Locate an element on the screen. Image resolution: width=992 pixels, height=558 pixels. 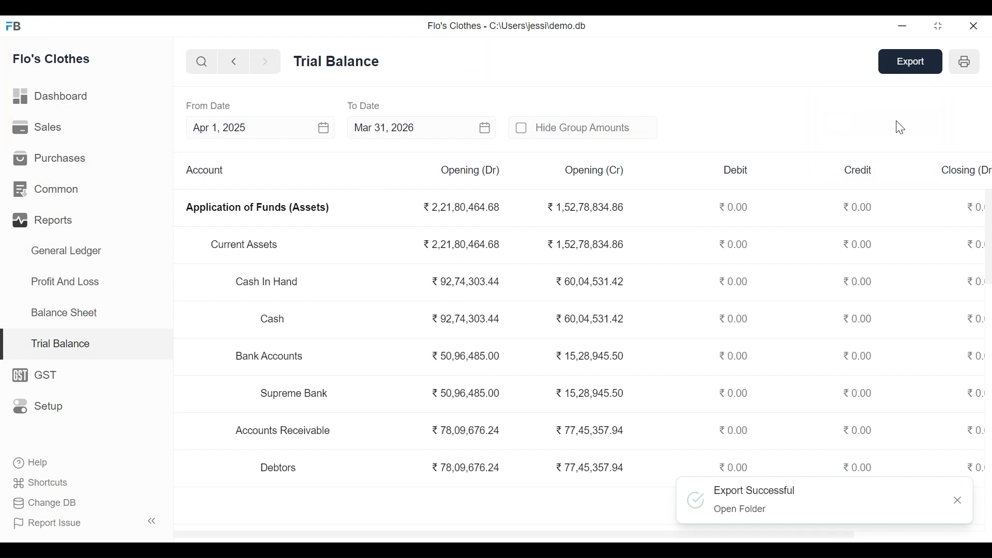
0.00 is located at coordinates (735, 318).